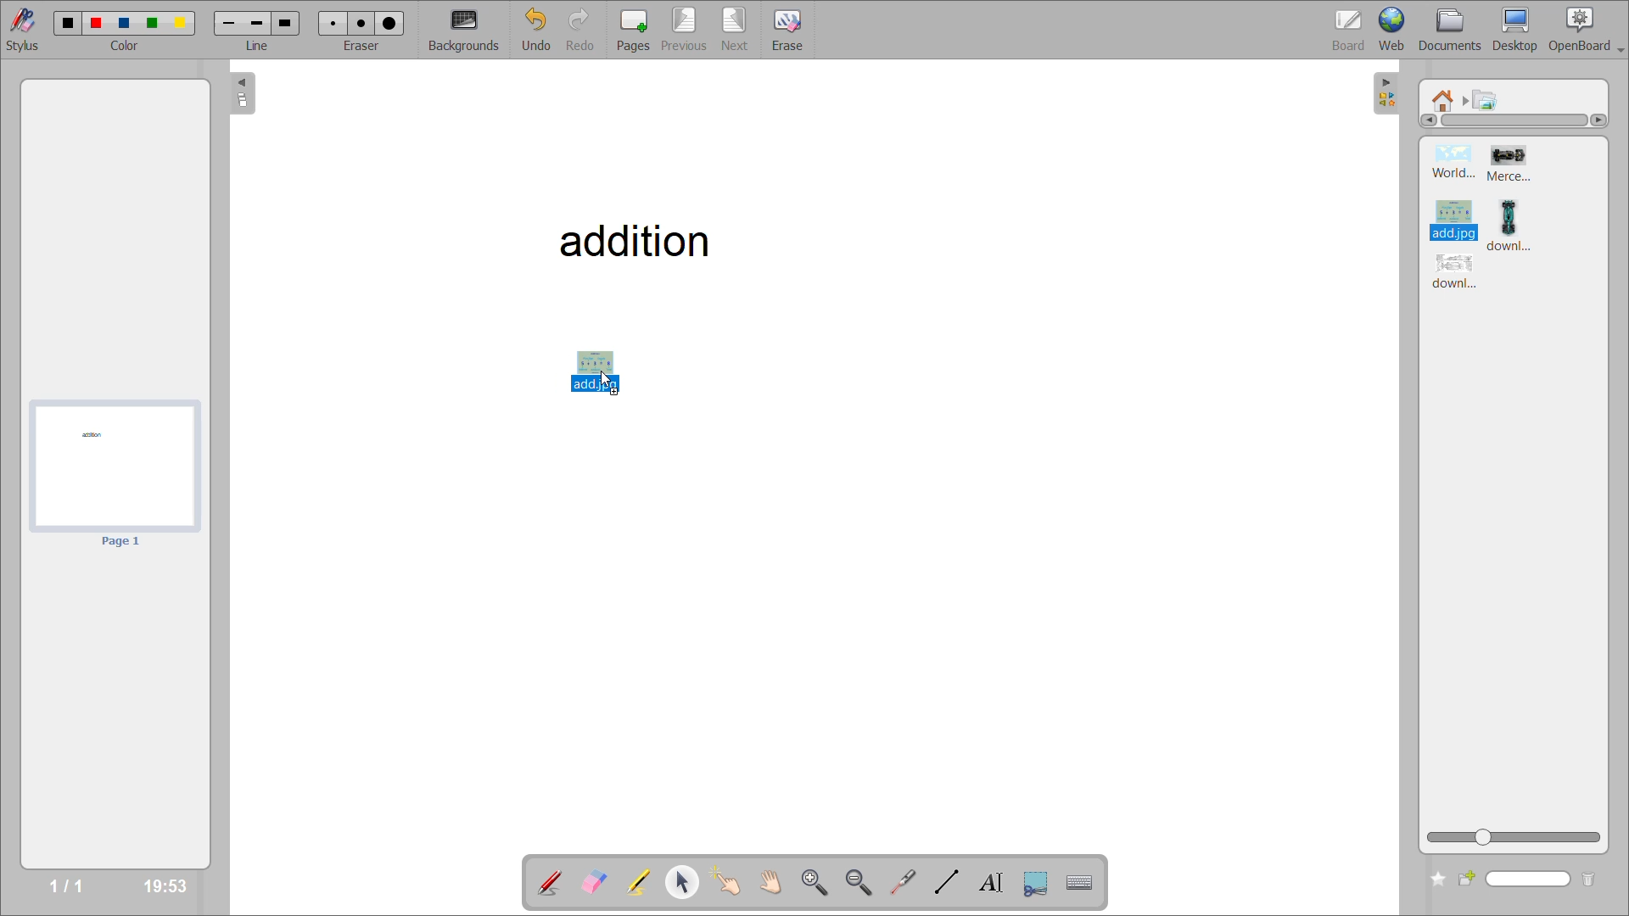 The height and width of the screenshot is (916, 1629). What do you see at coordinates (167, 883) in the screenshot?
I see `timestamp` at bounding box center [167, 883].